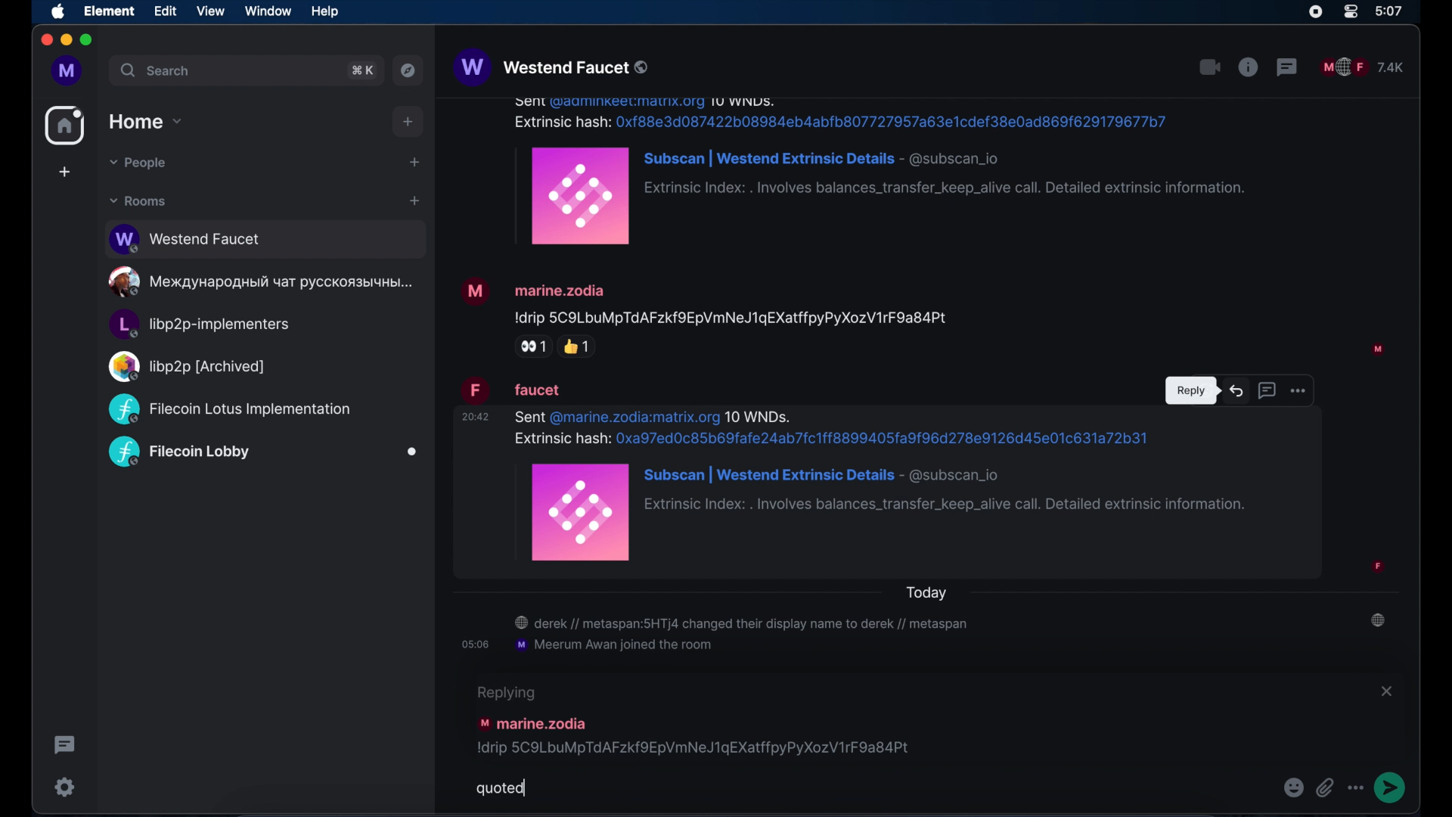 This screenshot has width=1452, height=817. Describe the element at coordinates (263, 453) in the screenshot. I see `public room` at that location.